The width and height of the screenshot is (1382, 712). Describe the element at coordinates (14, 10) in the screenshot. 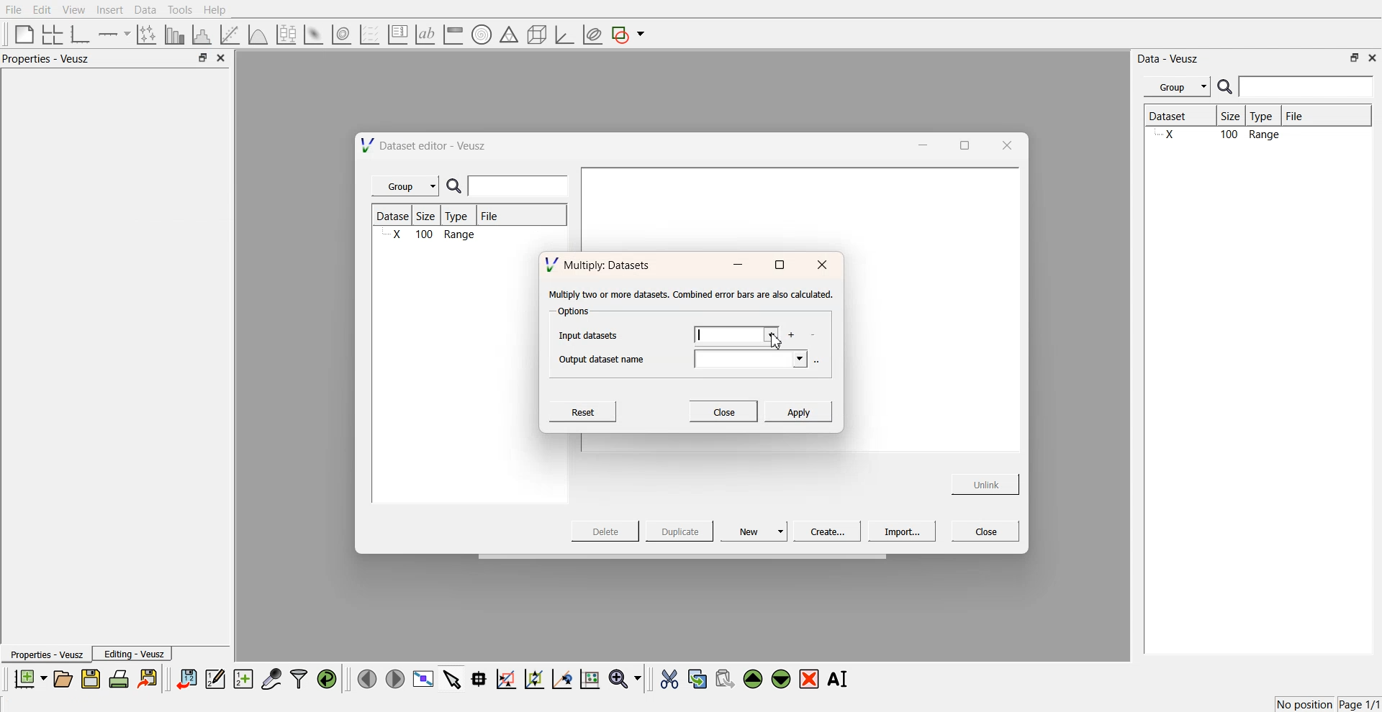

I see `File` at that location.